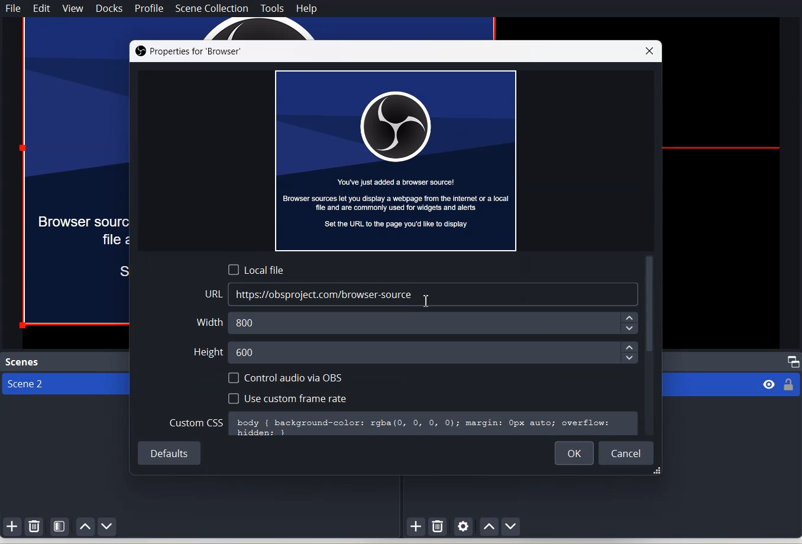  What do you see at coordinates (35, 527) in the screenshot?
I see `Remove selected Scene` at bounding box center [35, 527].